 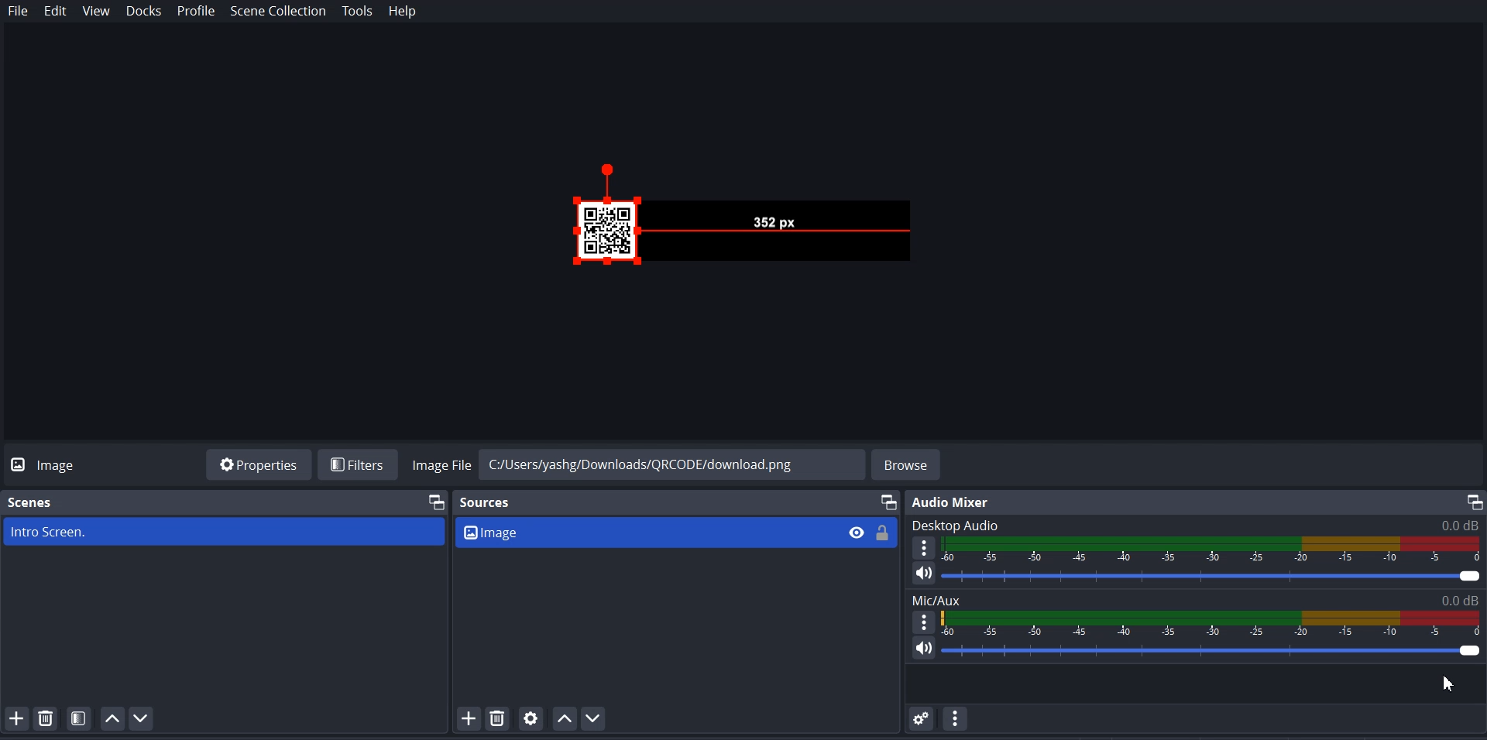 What do you see at coordinates (856, 532) in the screenshot?
I see `Eye` at bounding box center [856, 532].